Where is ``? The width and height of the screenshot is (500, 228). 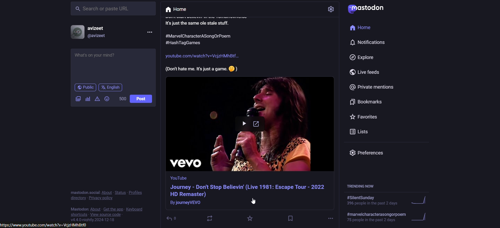
 is located at coordinates (192, 43).